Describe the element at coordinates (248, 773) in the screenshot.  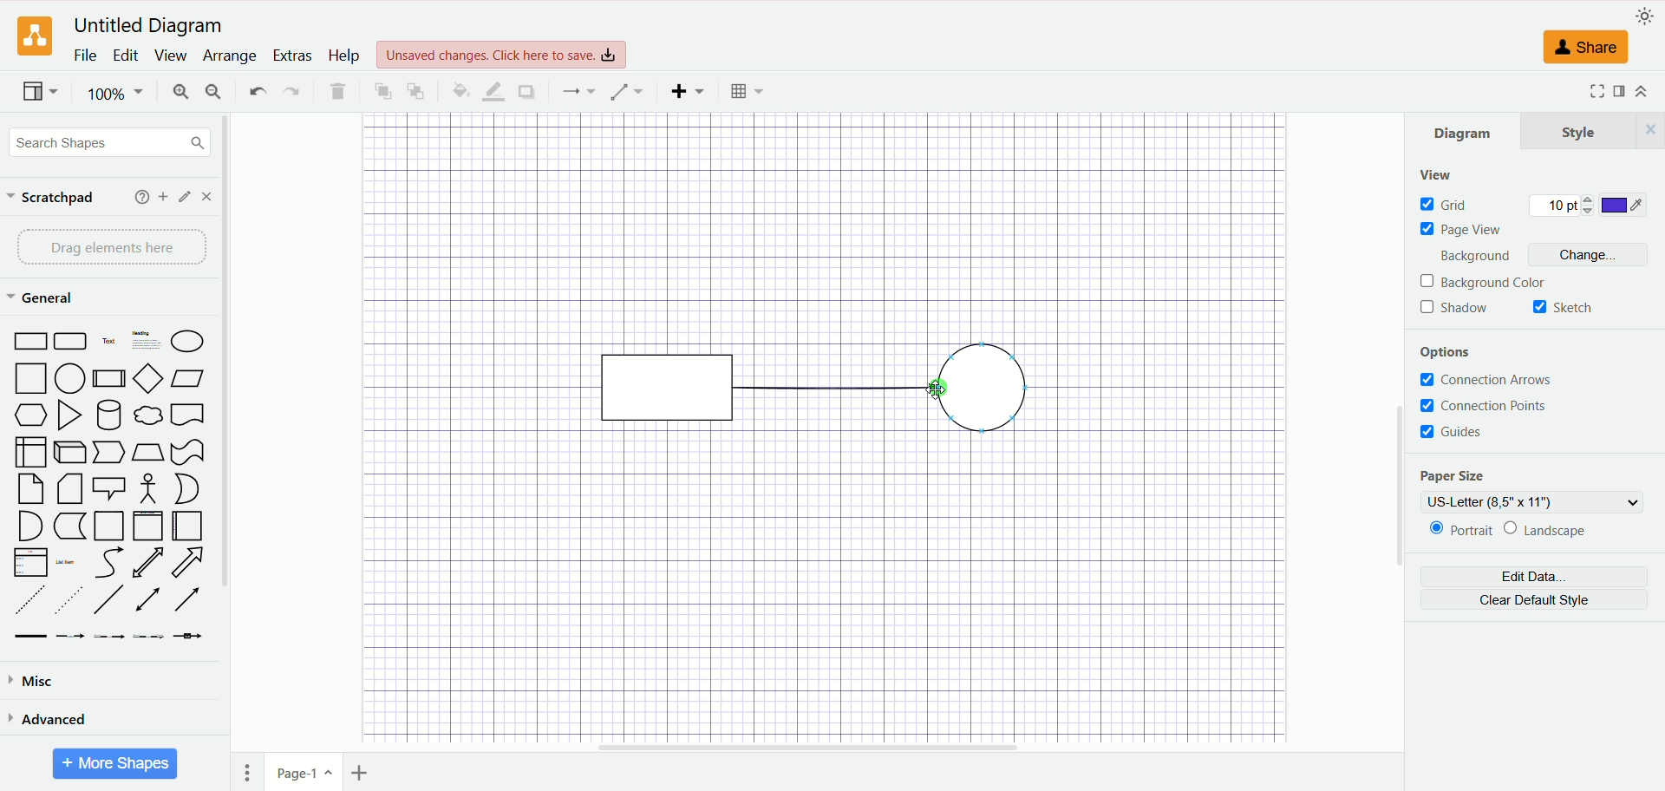
I see `pages` at that location.